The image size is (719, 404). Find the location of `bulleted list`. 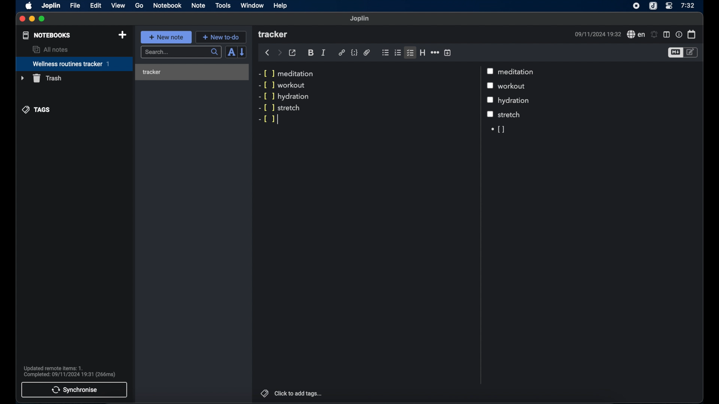

bulleted list is located at coordinates (385, 53).